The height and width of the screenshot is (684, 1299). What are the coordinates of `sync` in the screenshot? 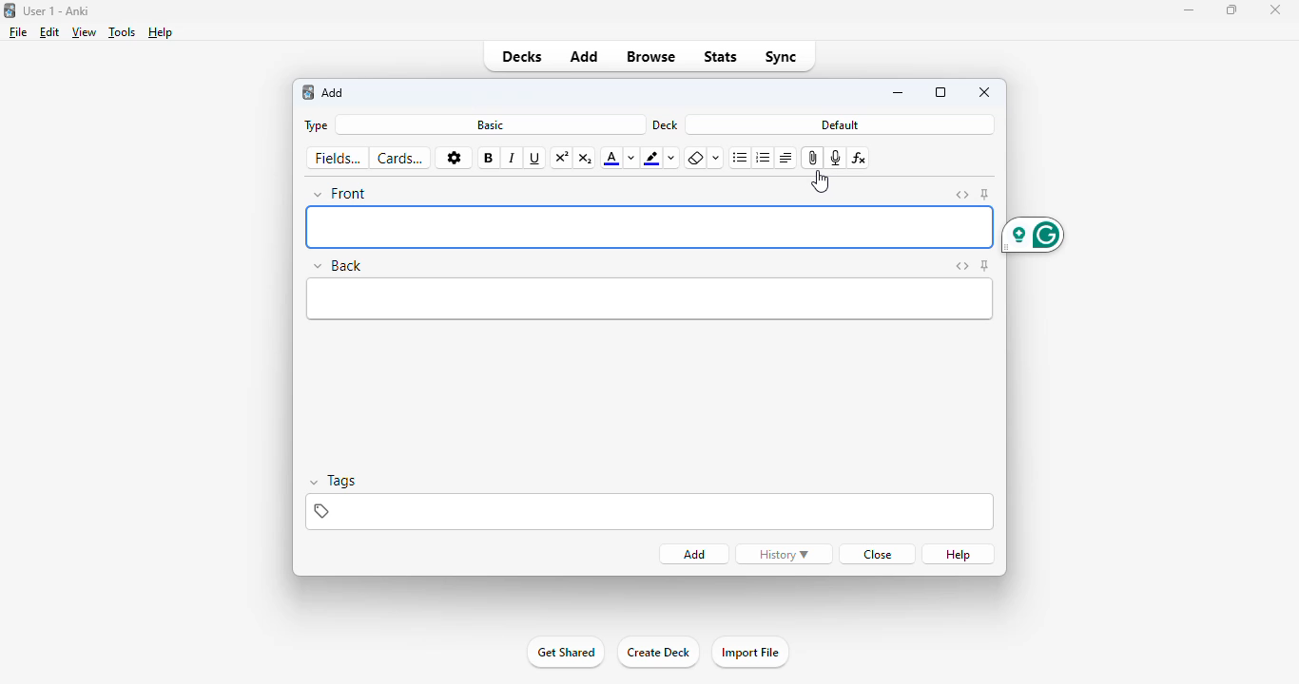 It's located at (780, 57).